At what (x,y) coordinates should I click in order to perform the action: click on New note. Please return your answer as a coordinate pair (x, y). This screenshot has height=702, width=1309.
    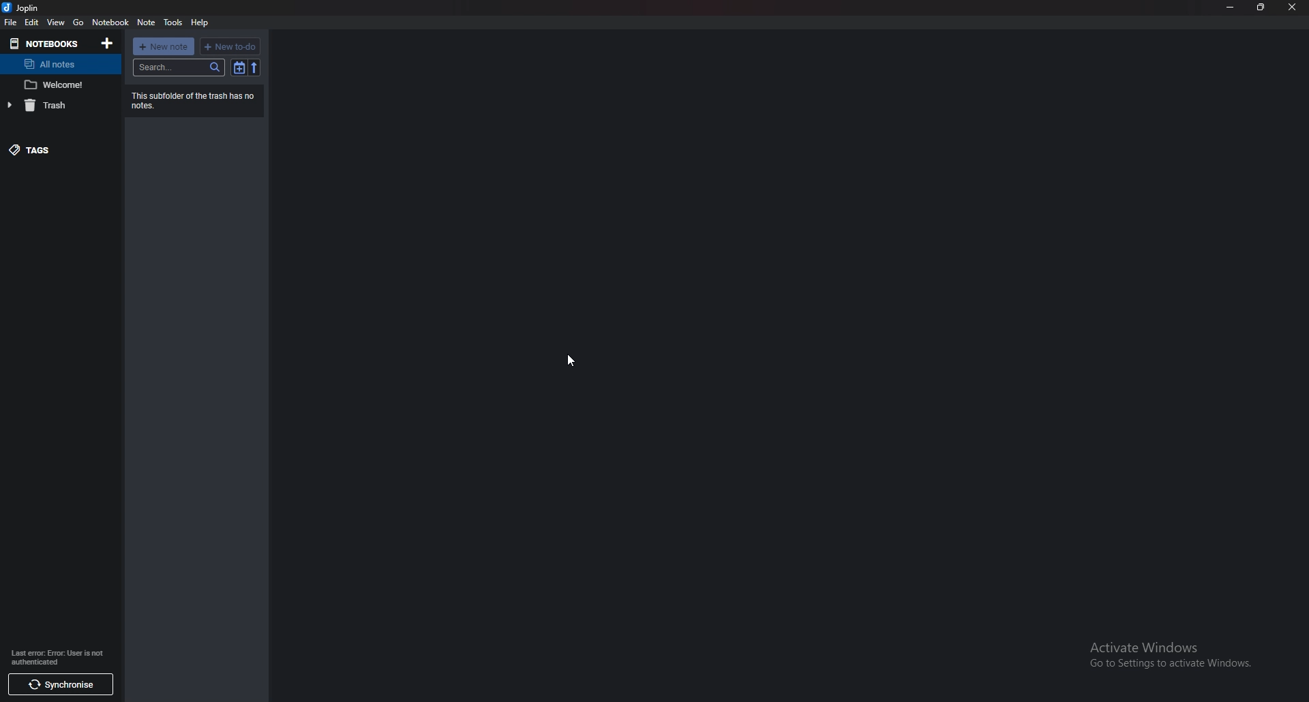
    Looking at the image, I should click on (164, 47).